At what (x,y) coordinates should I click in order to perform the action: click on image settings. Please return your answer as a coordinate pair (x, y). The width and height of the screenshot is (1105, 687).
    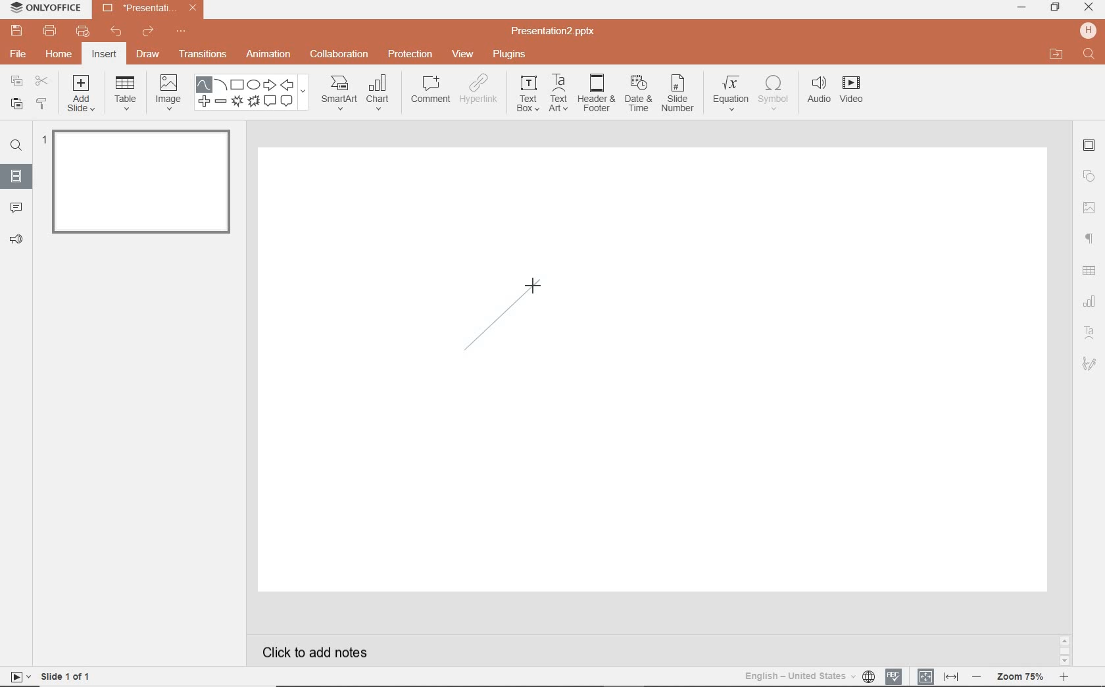
    Looking at the image, I should click on (1089, 207).